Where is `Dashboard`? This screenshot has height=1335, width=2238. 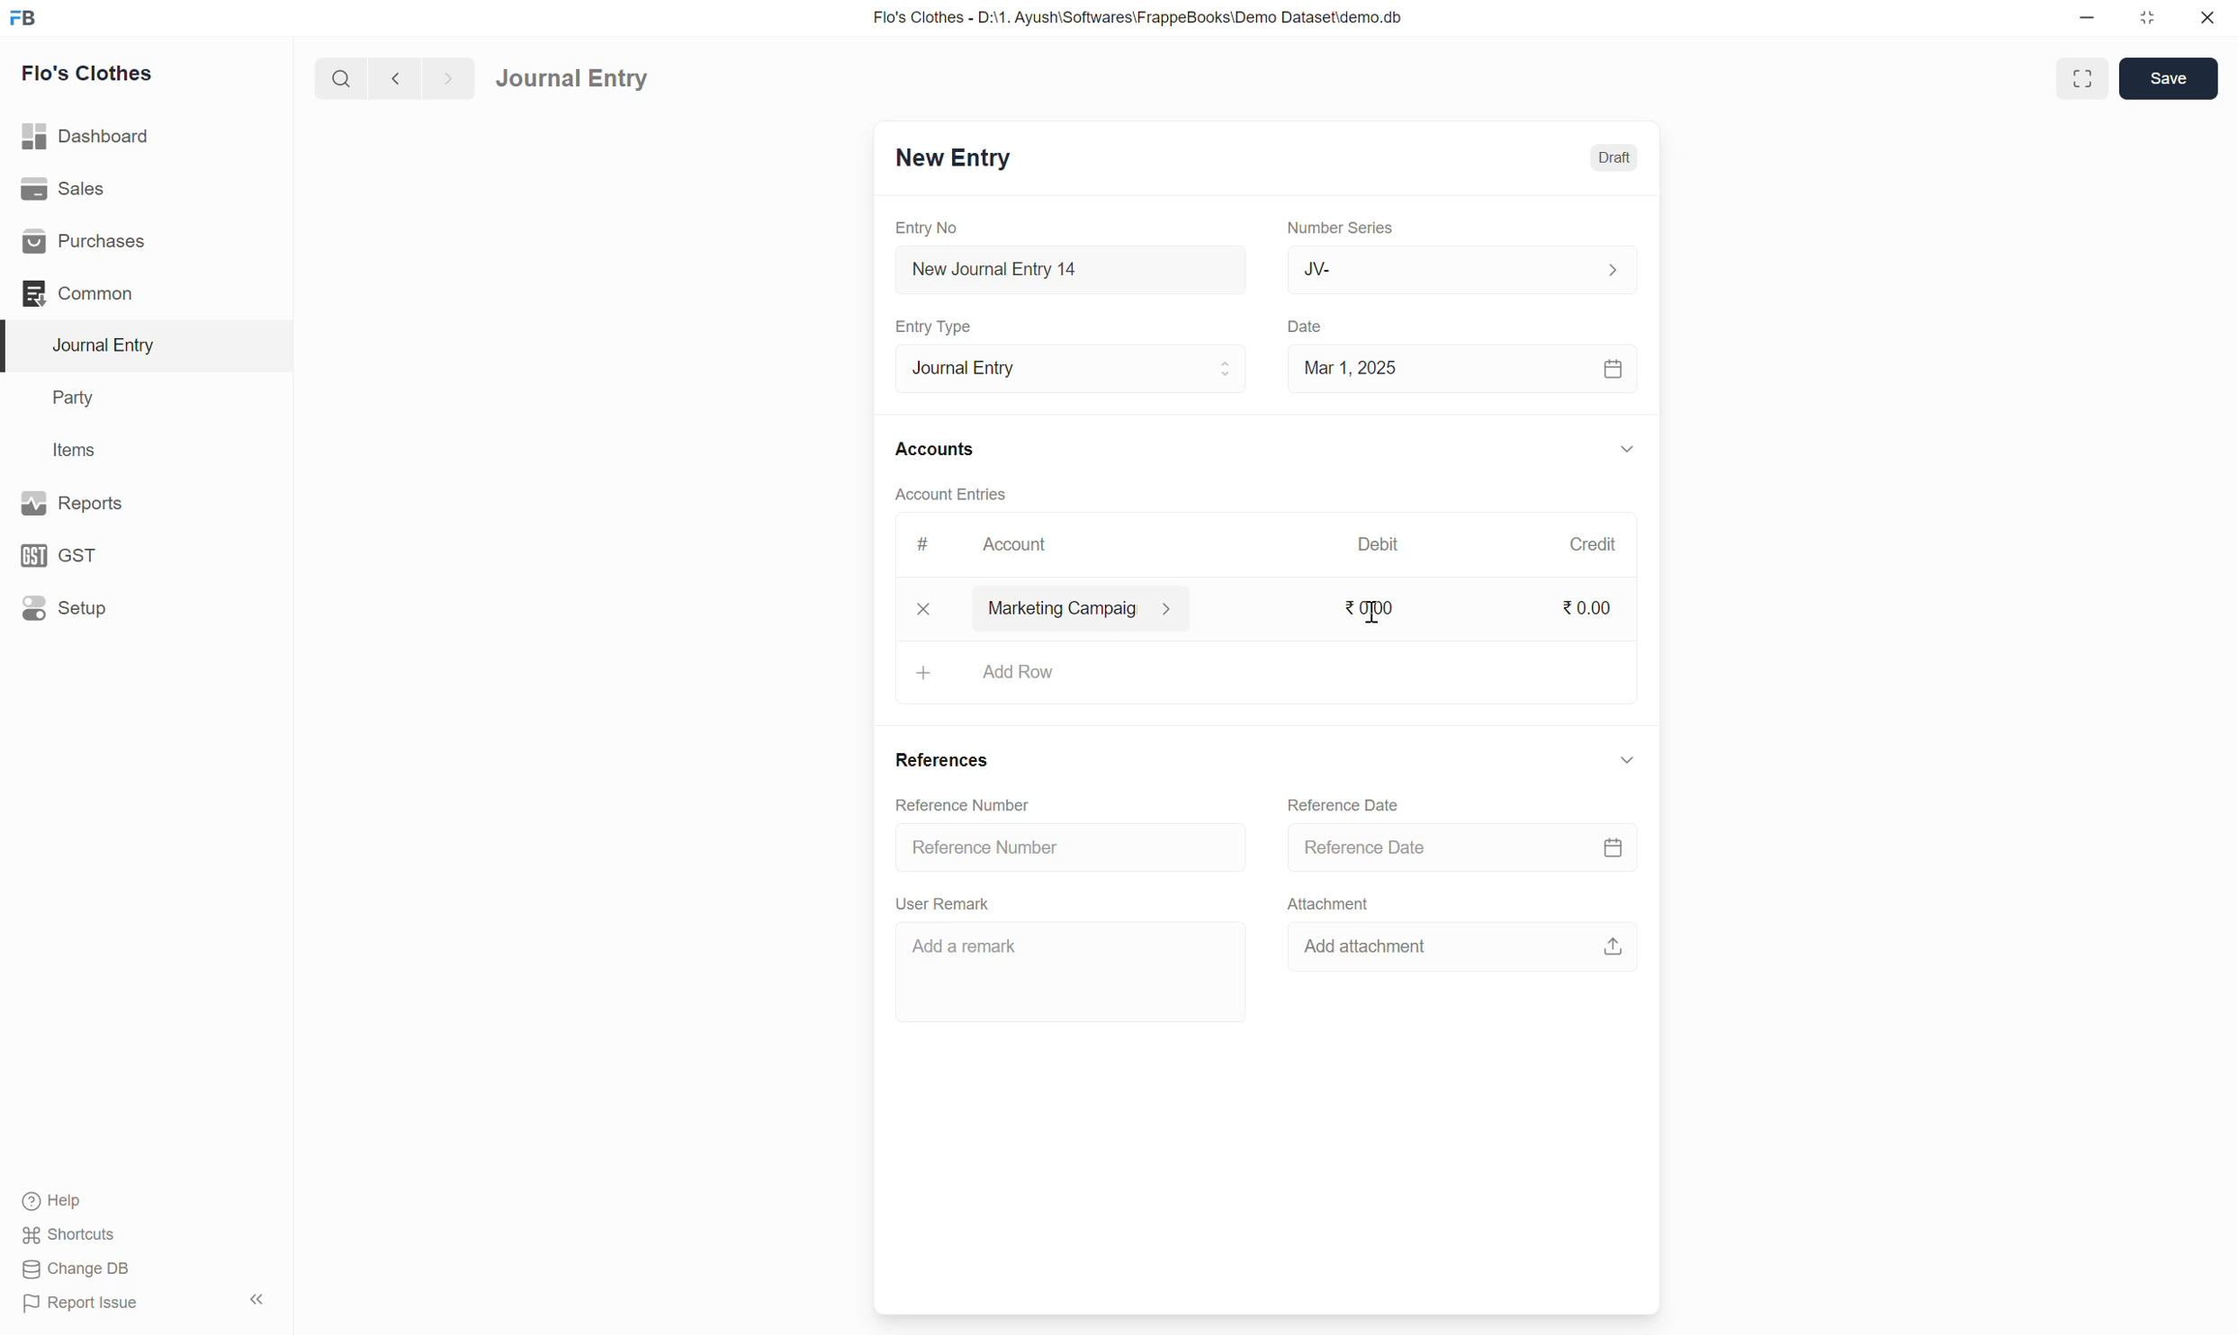 Dashboard is located at coordinates (87, 135).